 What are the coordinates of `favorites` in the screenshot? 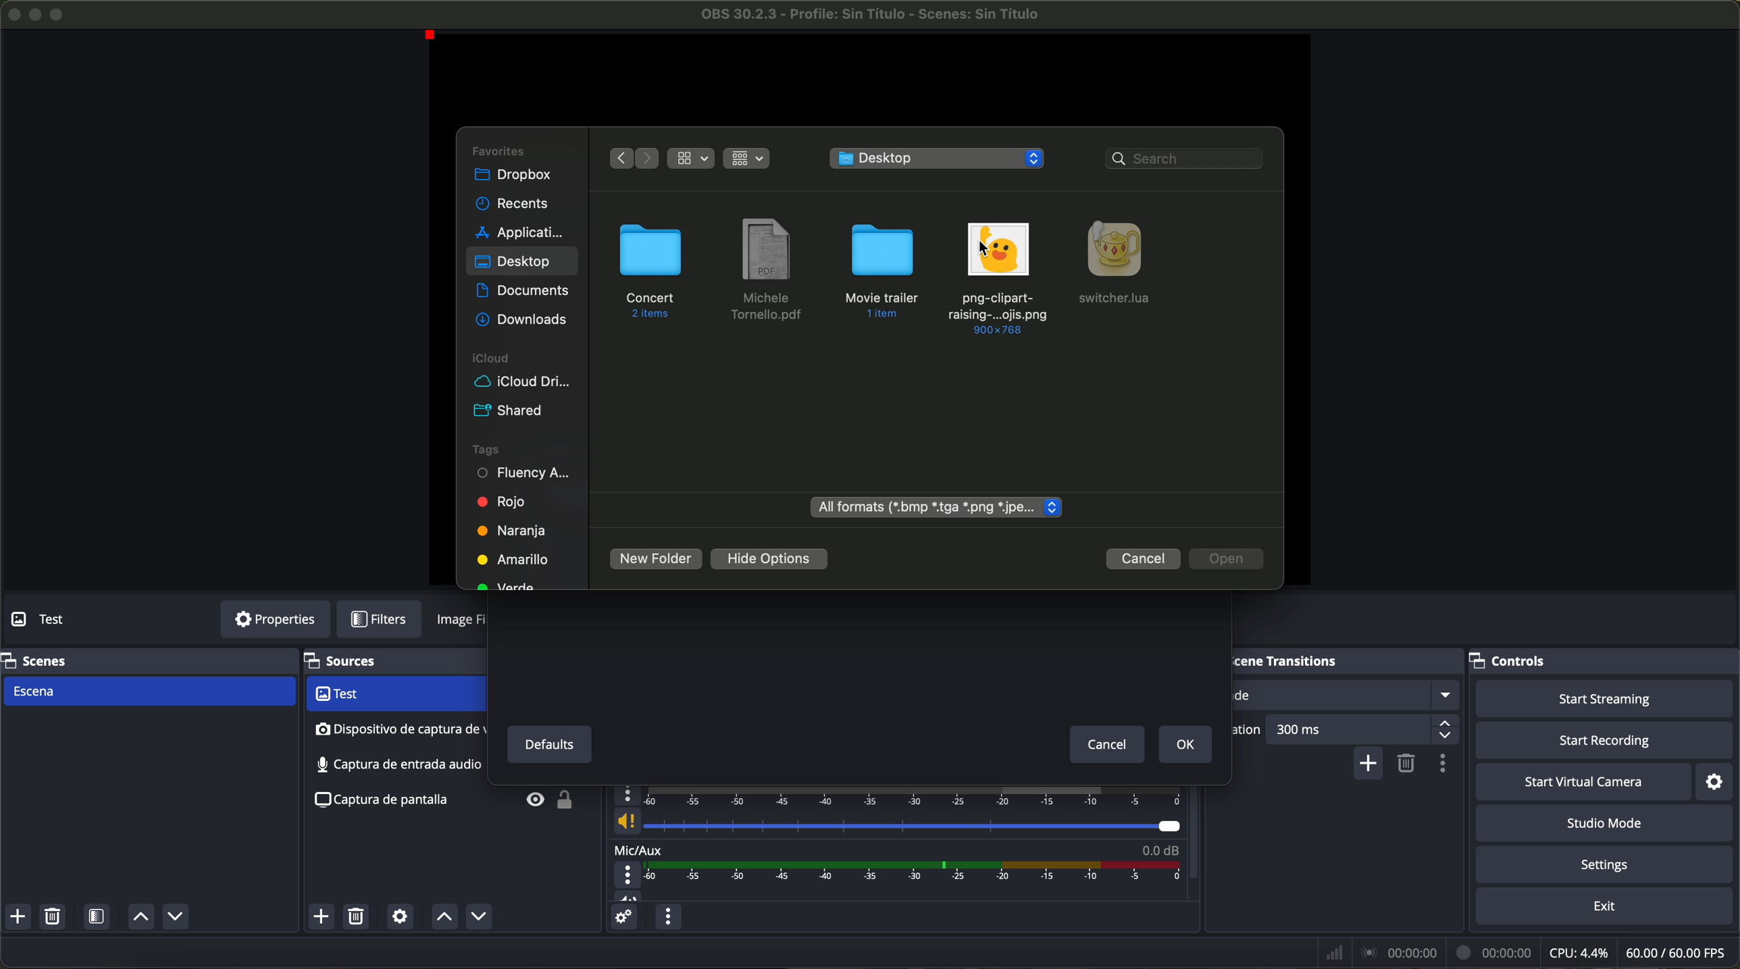 It's located at (499, 149).